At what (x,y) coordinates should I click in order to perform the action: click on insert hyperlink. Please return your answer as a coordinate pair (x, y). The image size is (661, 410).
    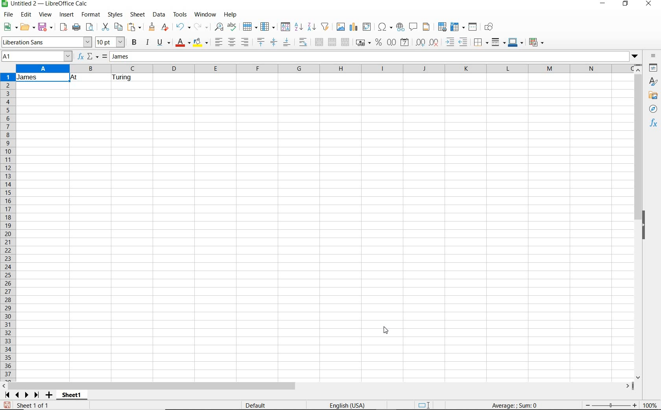
    Looking at the image, I should click on (401, 28).